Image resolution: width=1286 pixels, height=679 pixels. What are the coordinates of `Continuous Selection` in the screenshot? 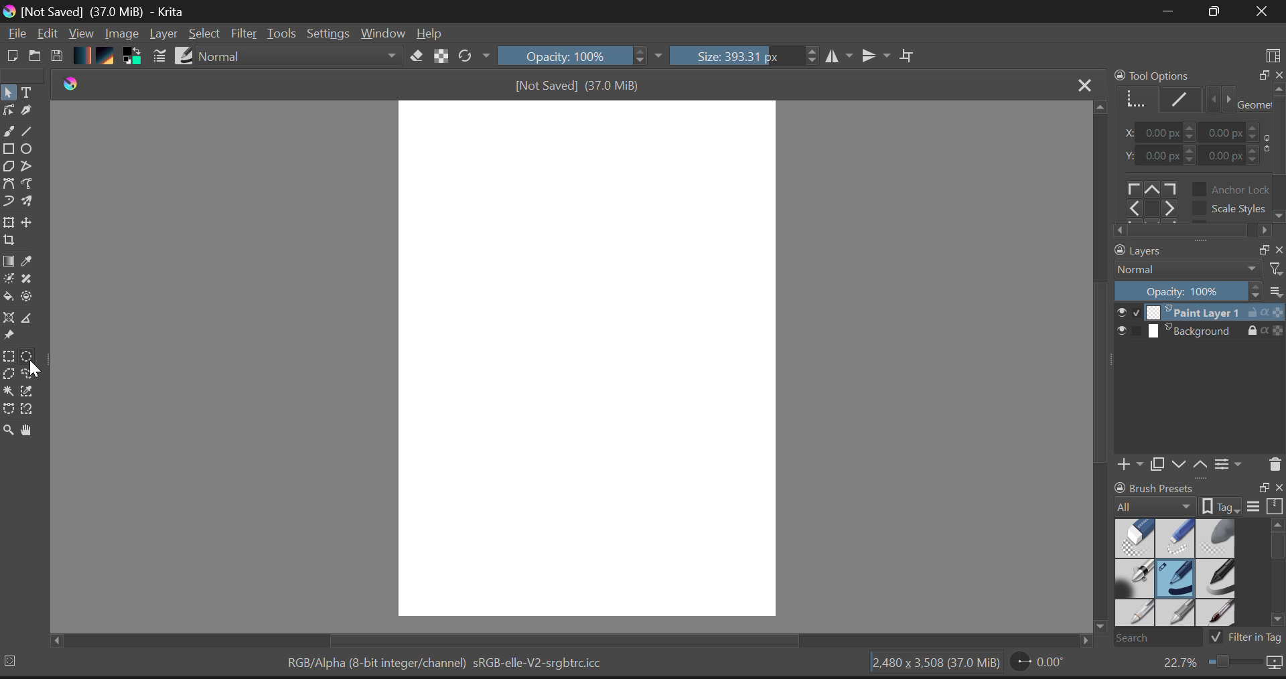 It's located at (11, 392).